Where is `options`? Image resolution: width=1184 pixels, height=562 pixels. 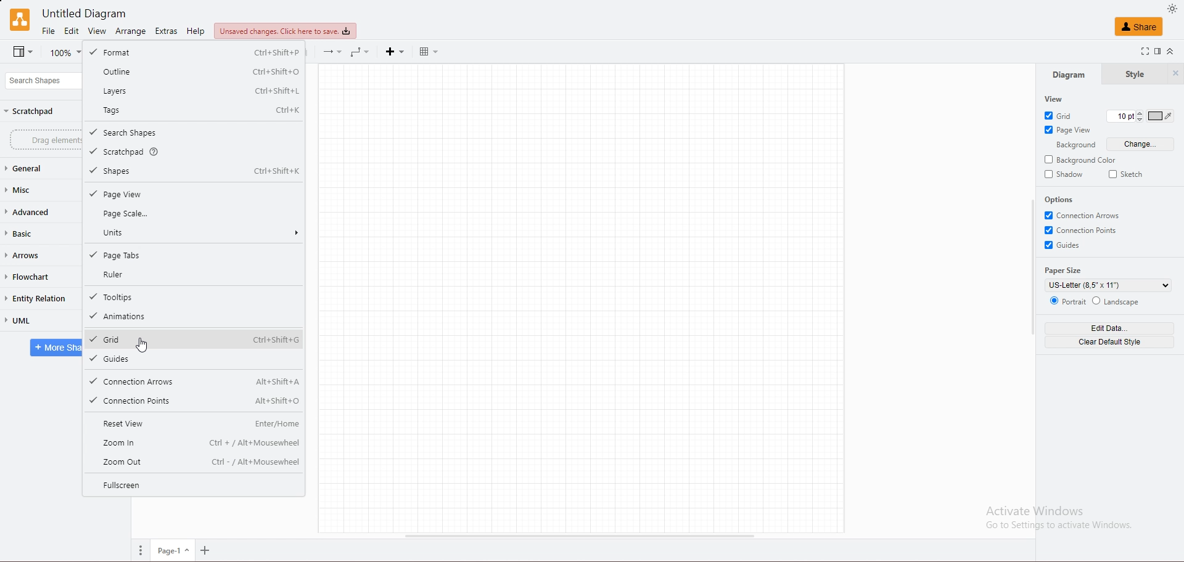 options is located at coordinates (1061, 200).